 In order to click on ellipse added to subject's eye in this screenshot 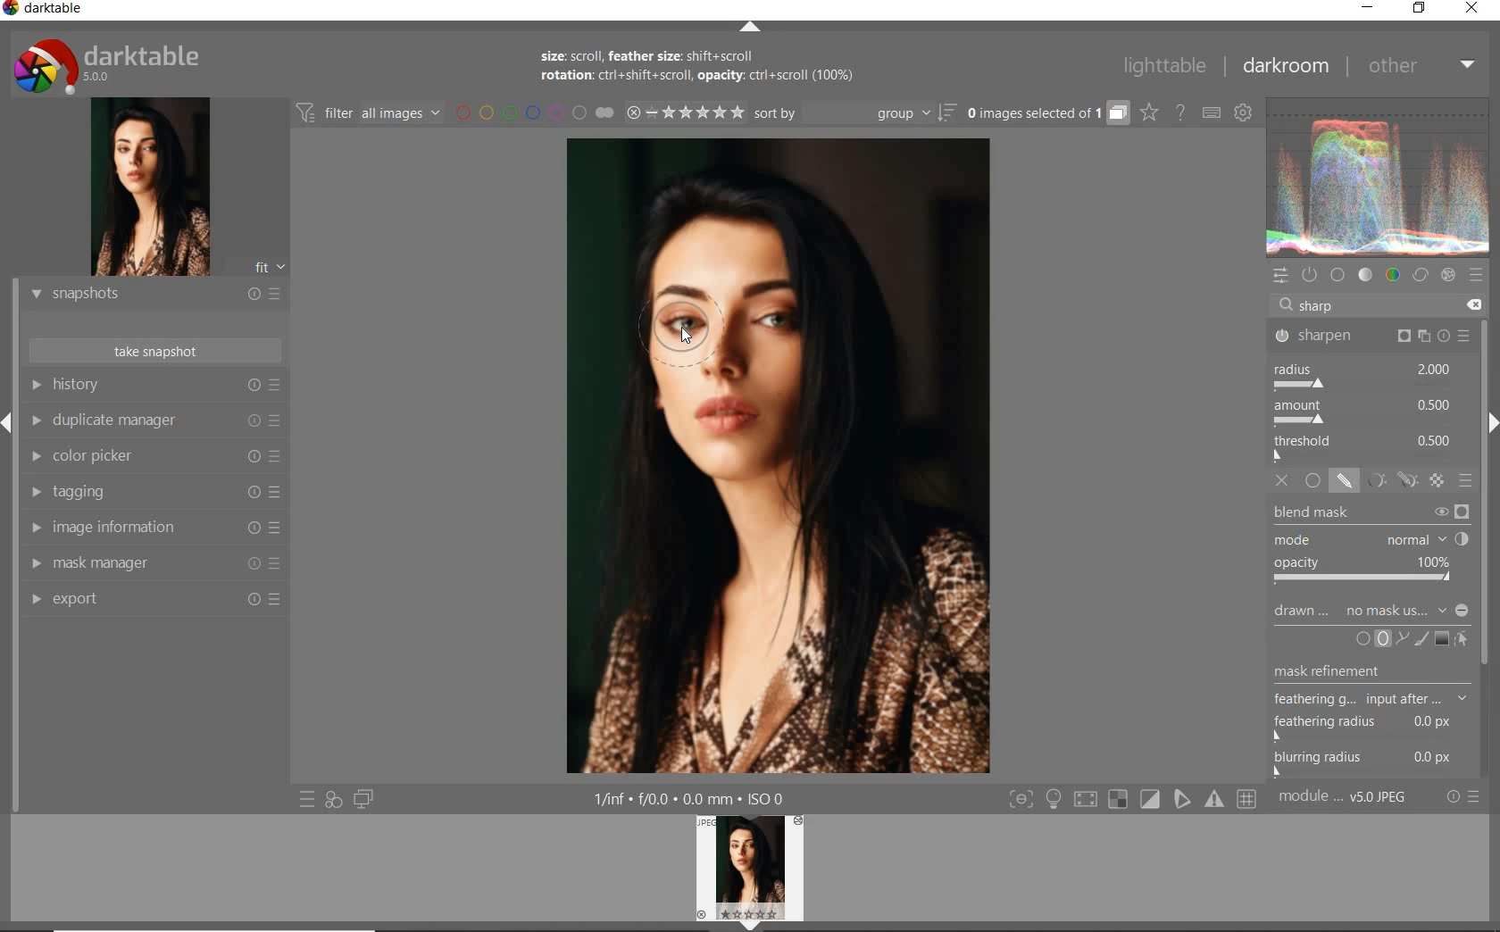, I will do `click(688, 331)`.